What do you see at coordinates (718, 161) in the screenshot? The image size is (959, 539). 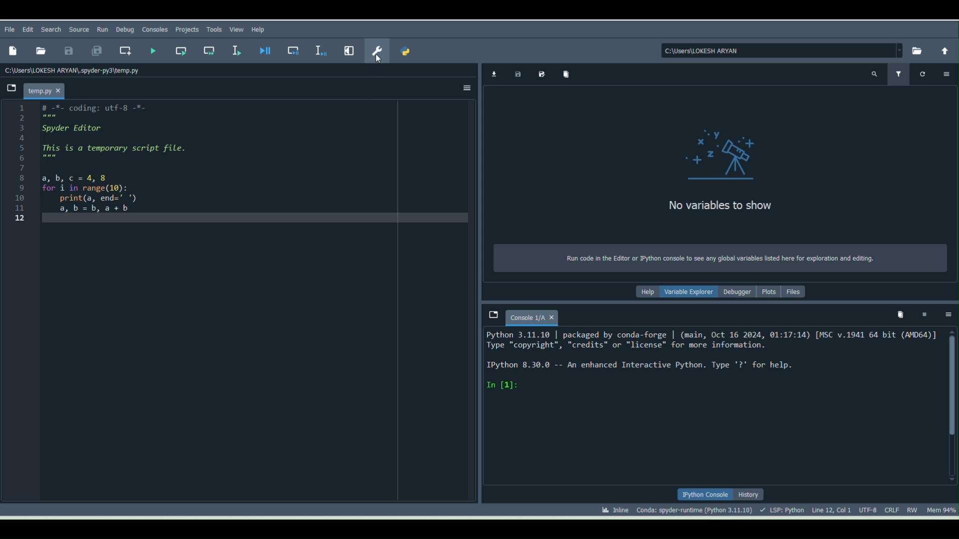 I see `Variables` at bounding box center [718, 161].